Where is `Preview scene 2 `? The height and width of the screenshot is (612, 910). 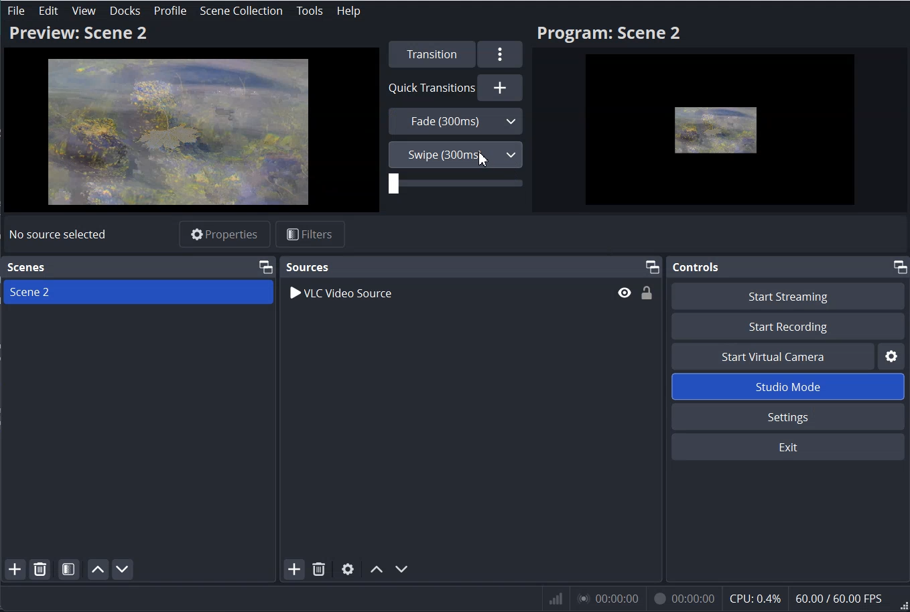 Preview scene 2  is located at coordinates (720, 118).